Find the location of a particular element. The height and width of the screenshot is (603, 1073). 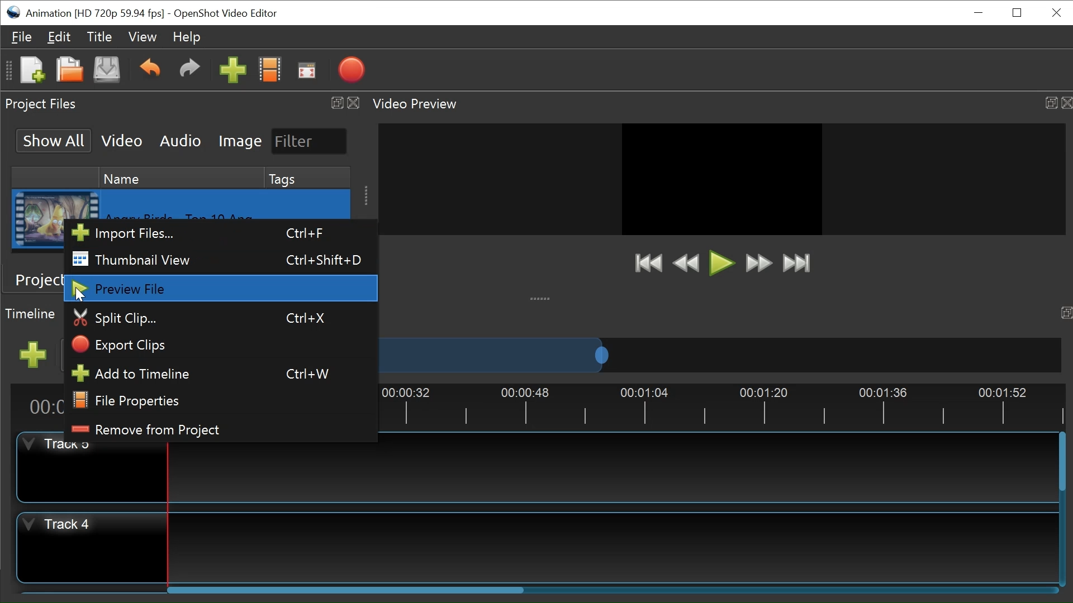

Jump To End is located at coordinates (796, 265).